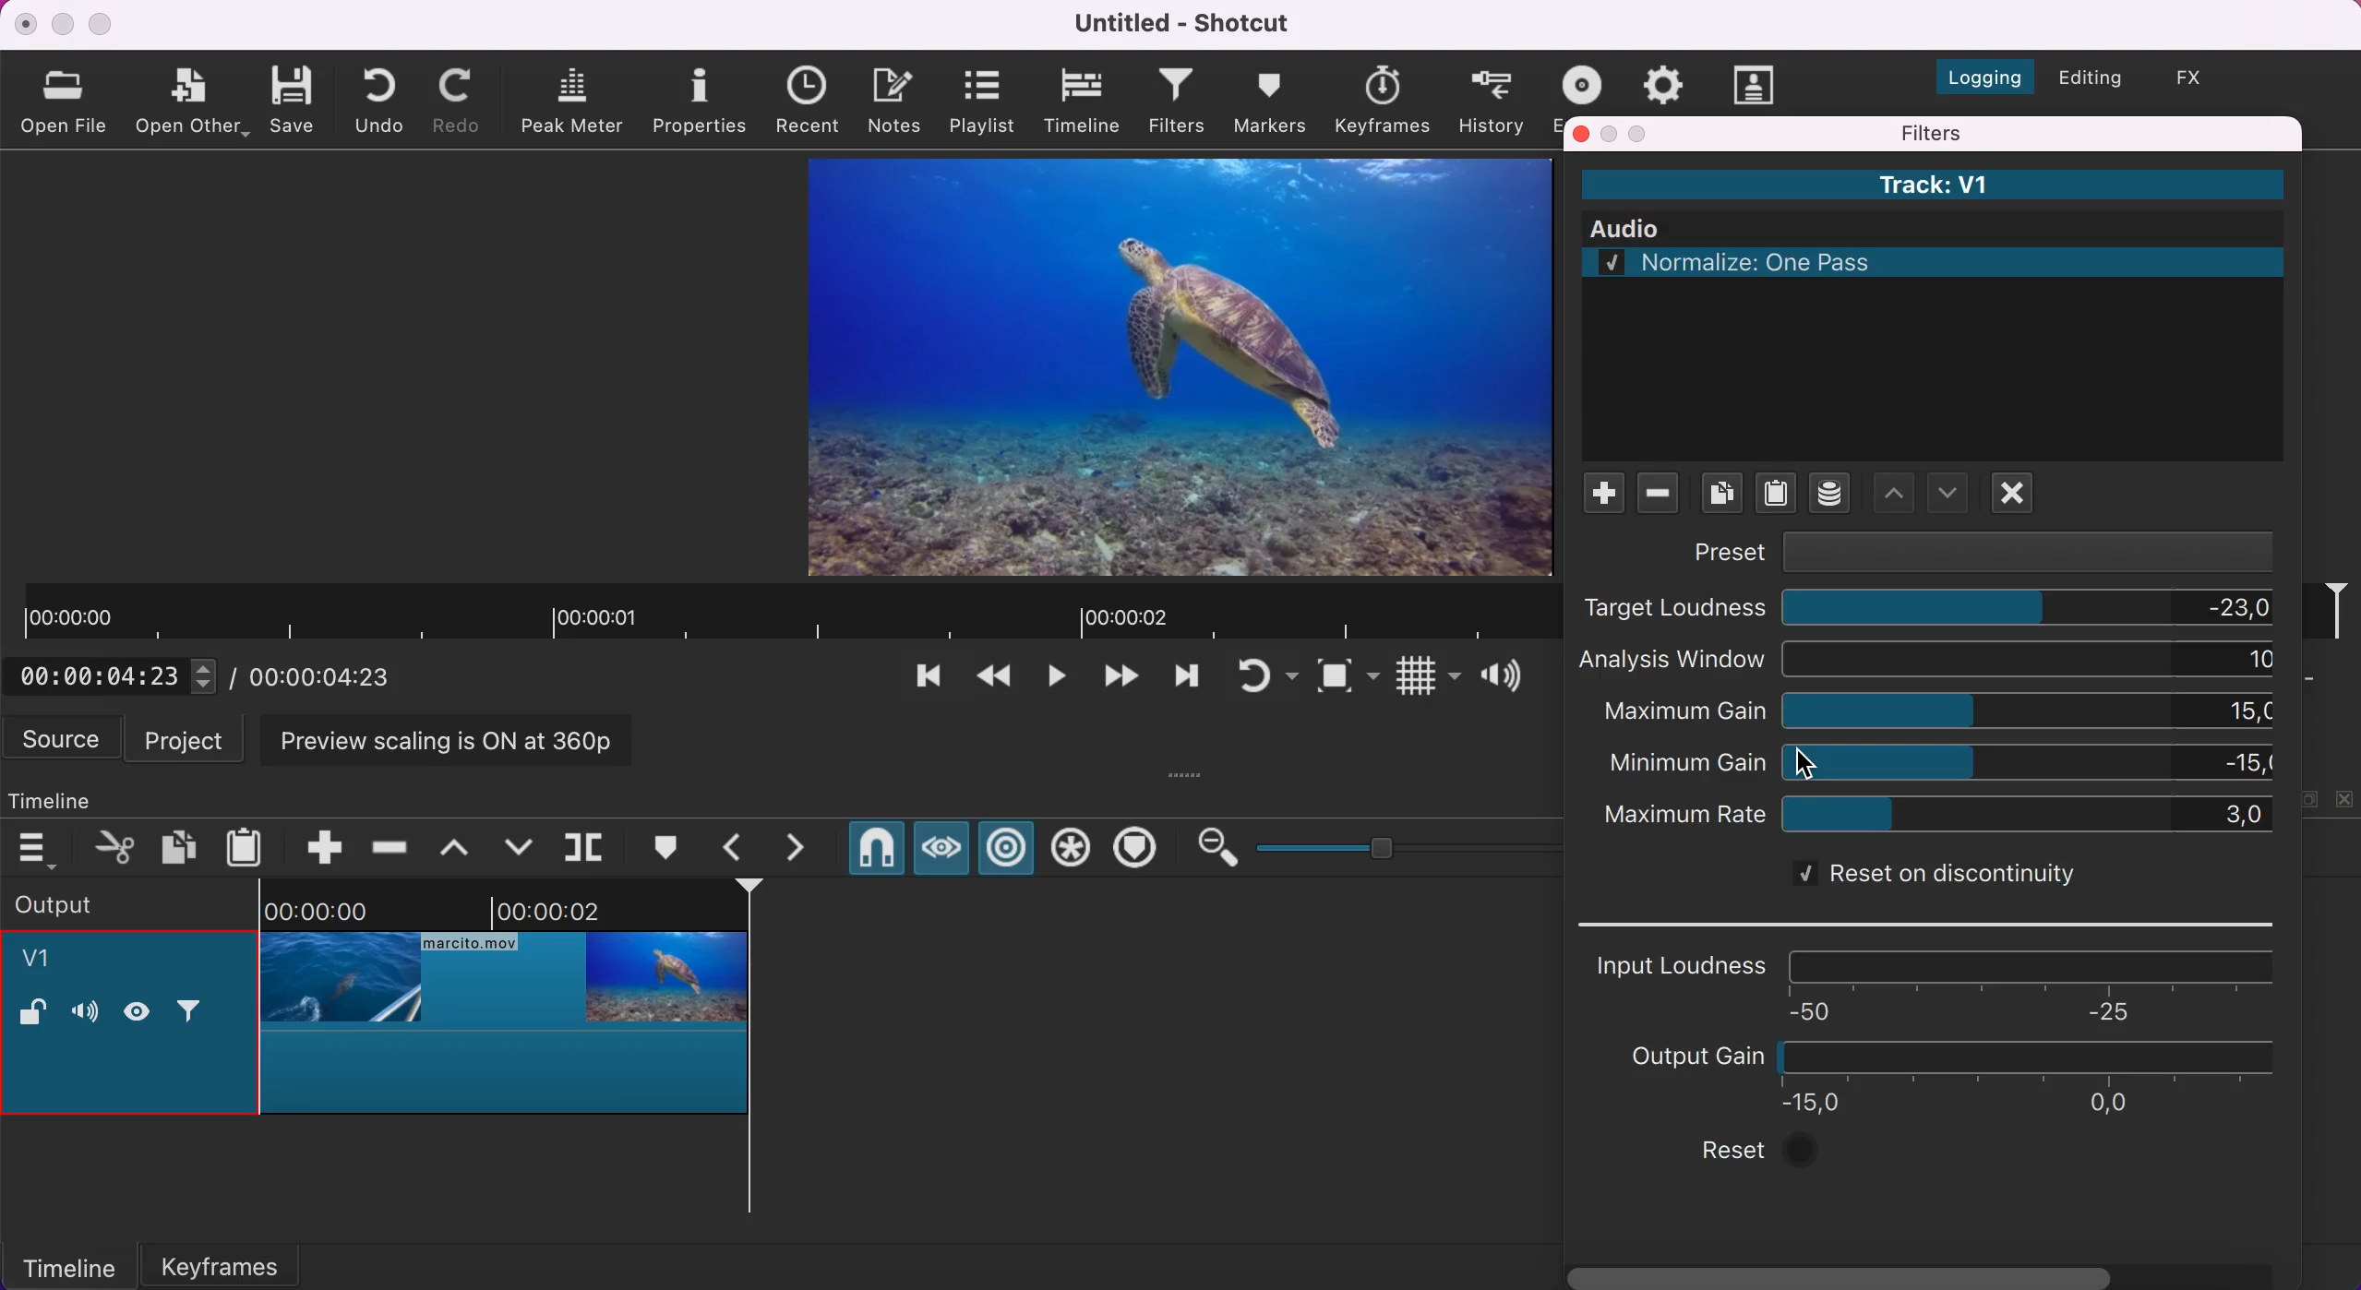 The height and width of the screenshot is (1290, 2361). I want to click on normalize: one pass, so click(1949, 262).